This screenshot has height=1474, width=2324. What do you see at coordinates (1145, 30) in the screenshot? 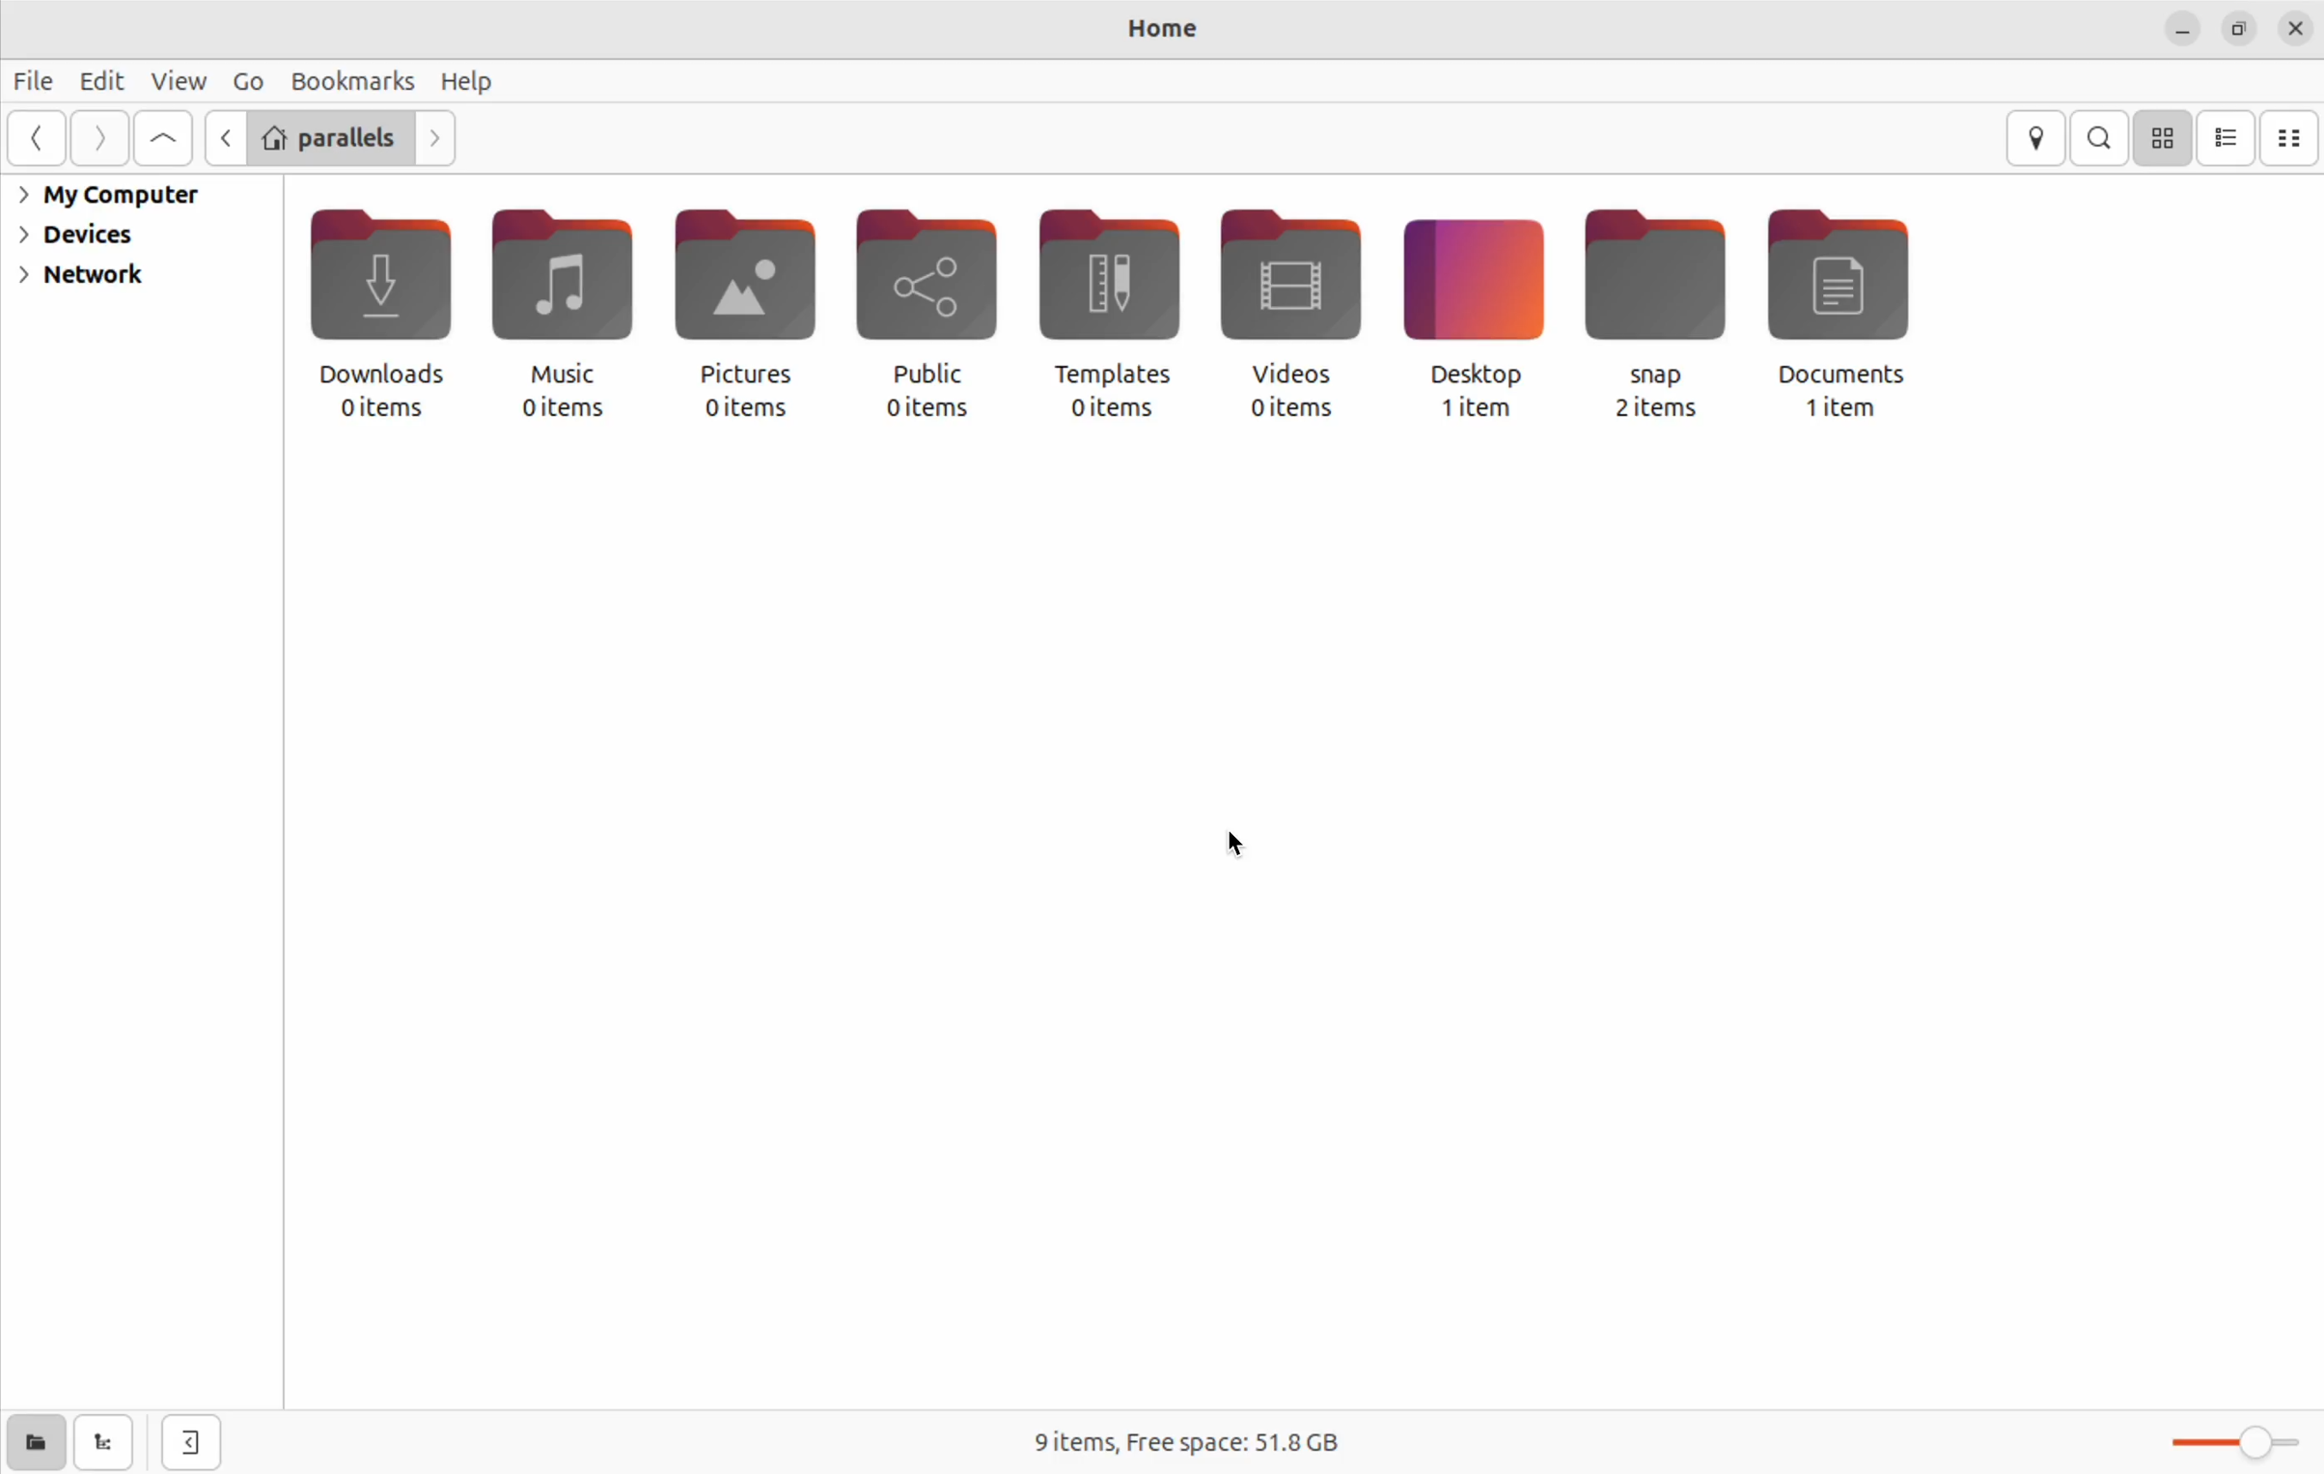
I see `home` at bounding box center [1145, 30].